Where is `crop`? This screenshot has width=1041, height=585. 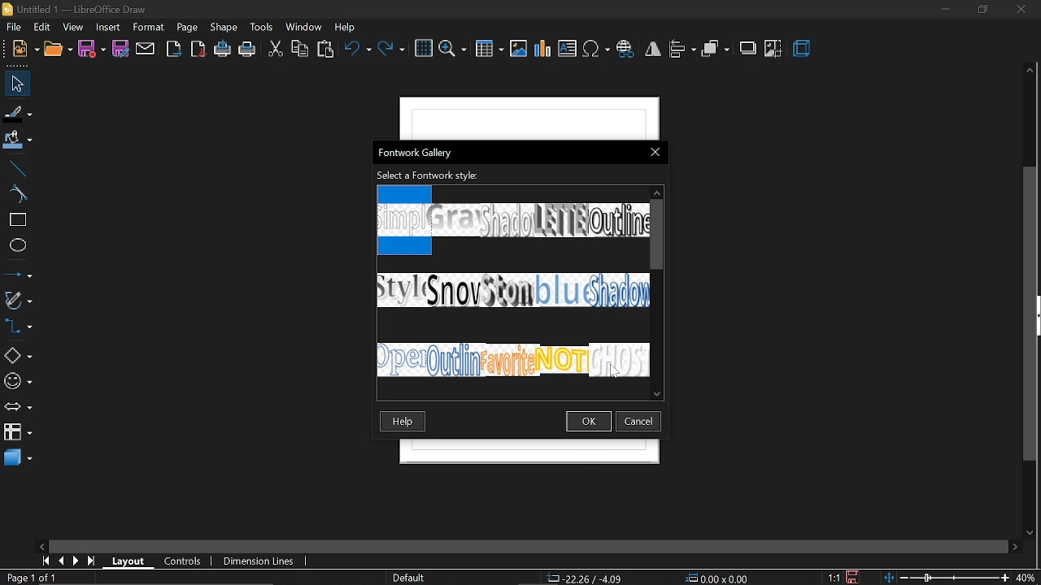
crop is located at coordinates (773, 50).